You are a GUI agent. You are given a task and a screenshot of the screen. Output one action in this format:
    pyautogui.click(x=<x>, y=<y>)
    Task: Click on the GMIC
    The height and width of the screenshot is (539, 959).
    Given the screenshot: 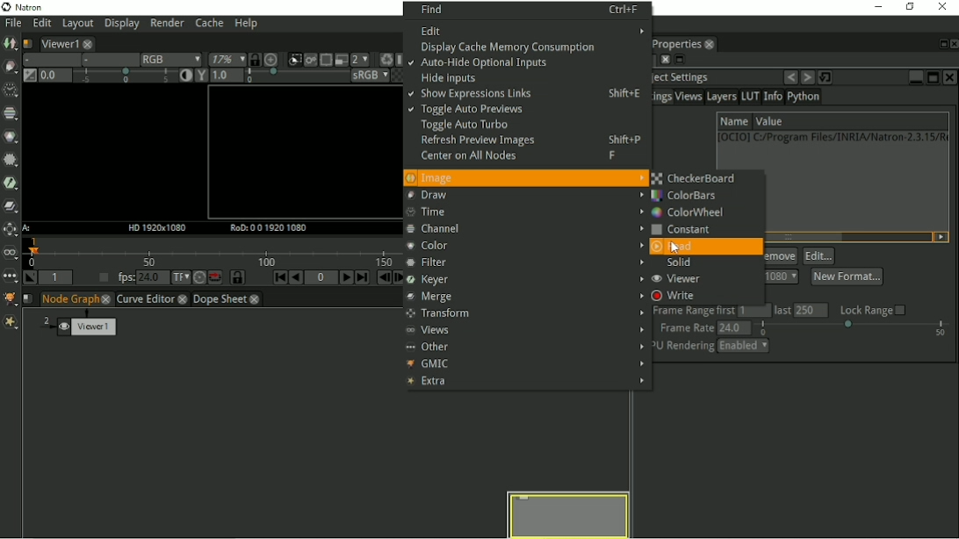 What is the action you would take?
    pyautogui.click(x=526, y=363)
    